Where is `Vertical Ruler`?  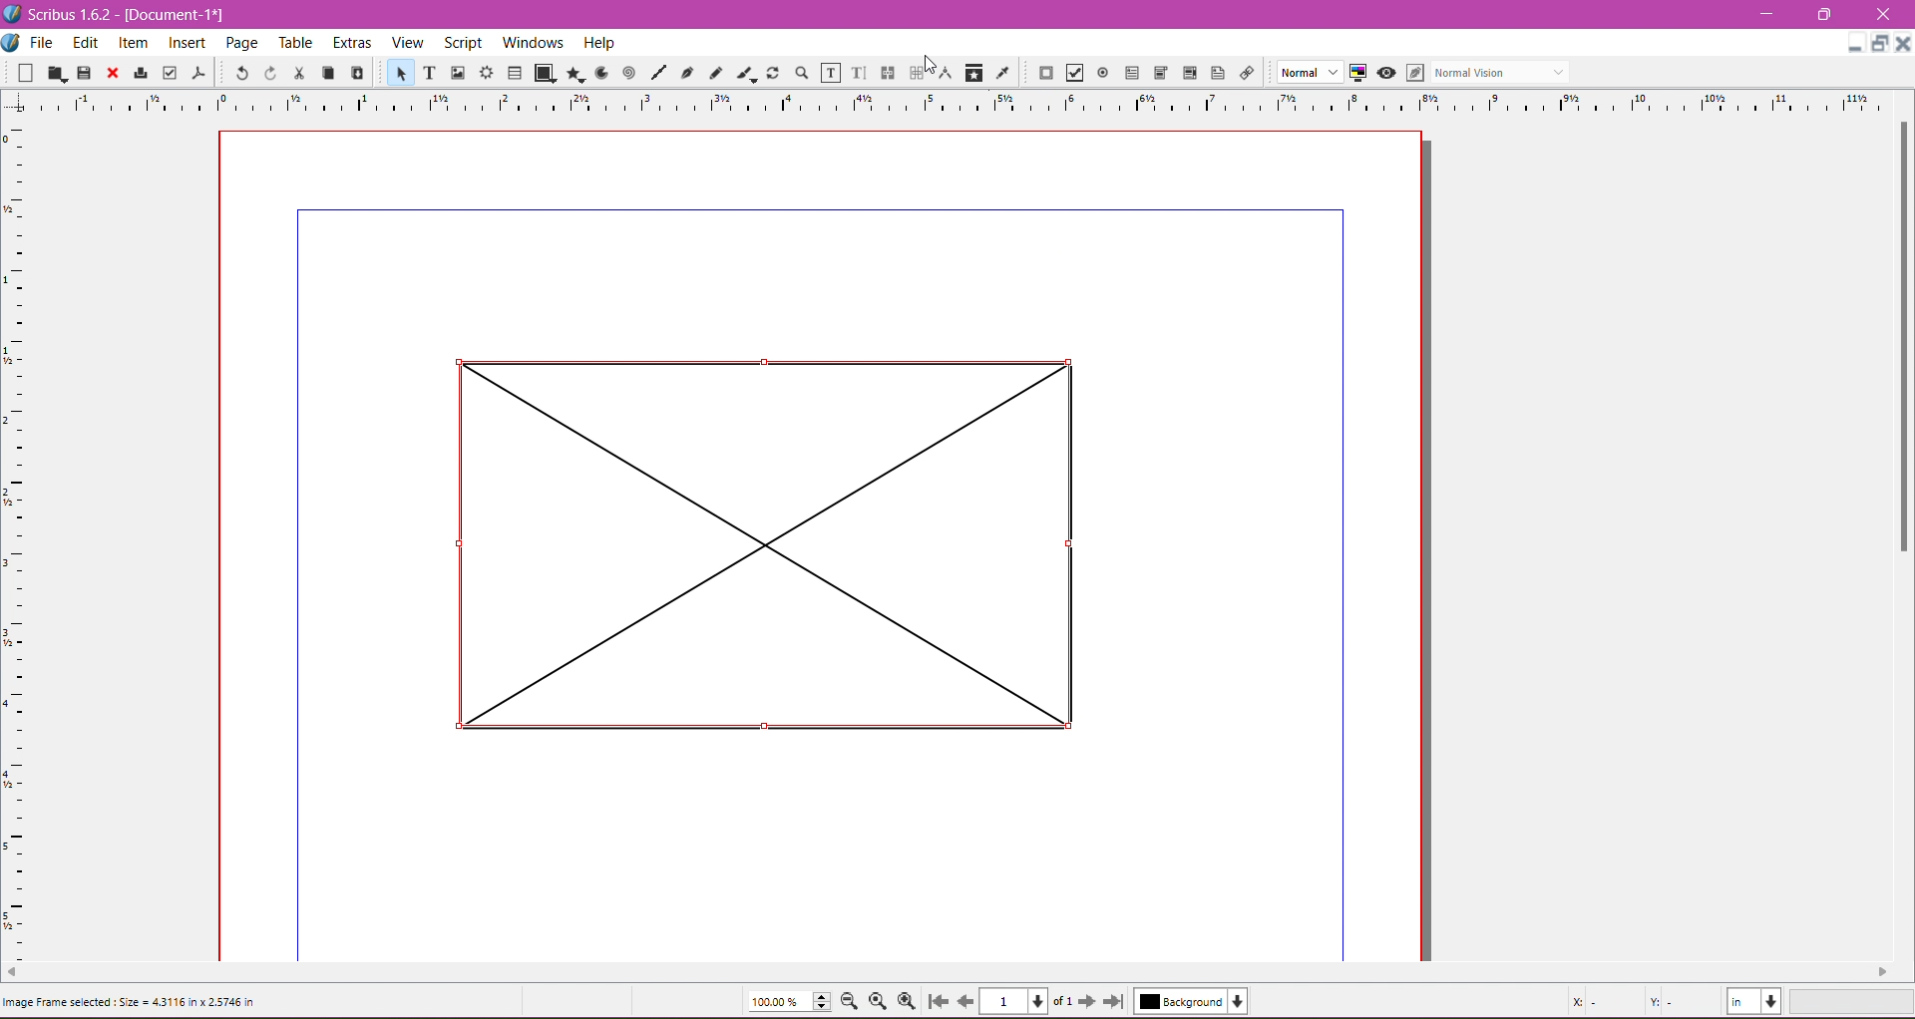
Vertical Ruler is located at coordinates (16, 535).